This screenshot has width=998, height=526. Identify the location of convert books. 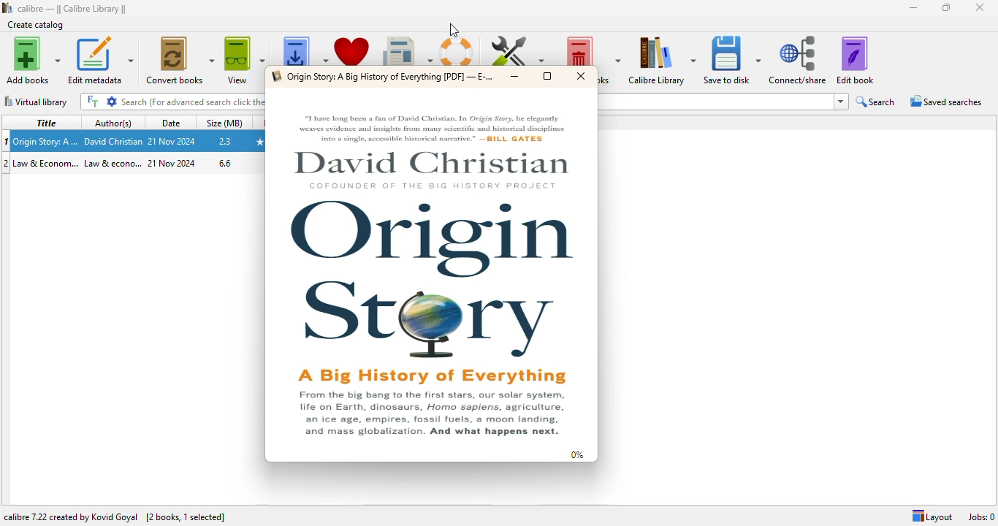
(180, 61).